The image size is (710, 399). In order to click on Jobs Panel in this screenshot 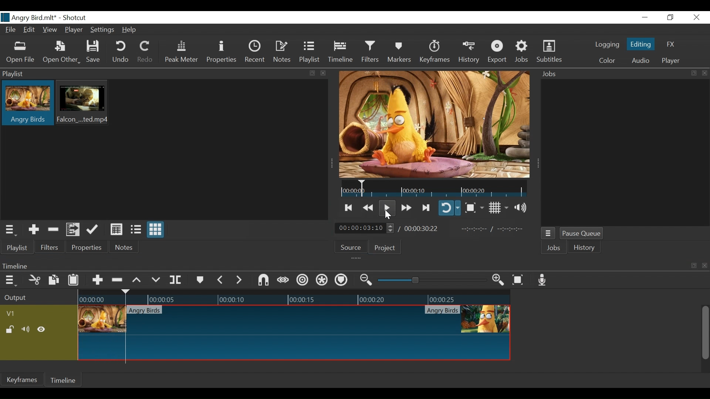, I will do `click(623, 73)`.